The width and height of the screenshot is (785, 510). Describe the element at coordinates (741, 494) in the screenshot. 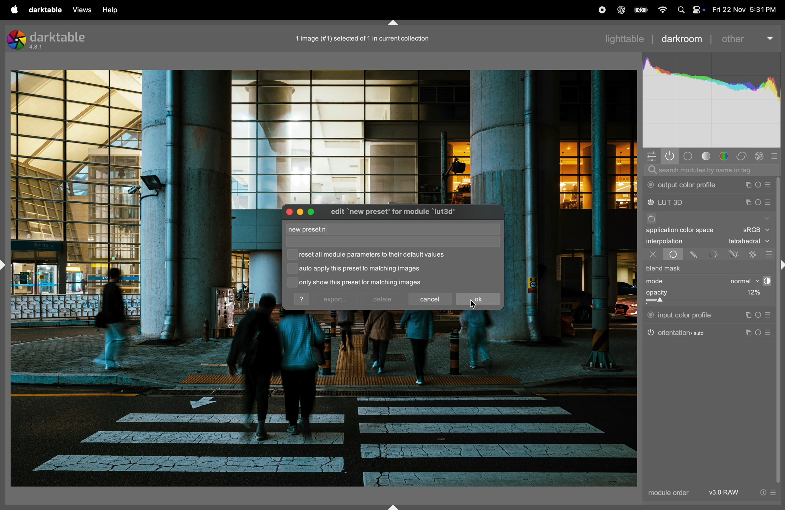

I see `v3.0 raw` at that location.